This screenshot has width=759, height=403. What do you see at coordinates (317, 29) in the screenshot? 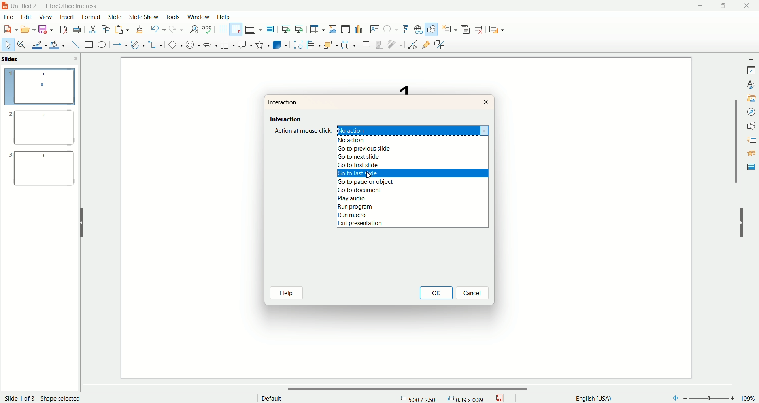
I see `insert table` at bounding box center [317, 29].